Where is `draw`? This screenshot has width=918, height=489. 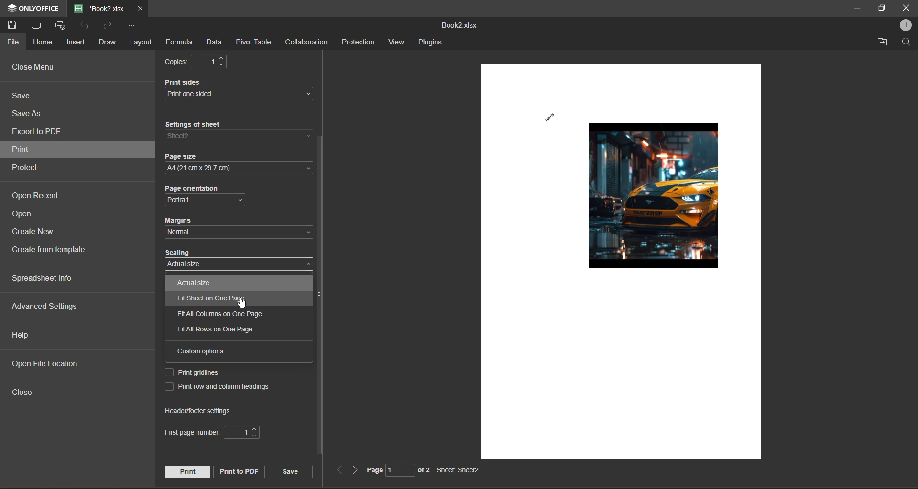
draw is located at coordinates (108, 43).